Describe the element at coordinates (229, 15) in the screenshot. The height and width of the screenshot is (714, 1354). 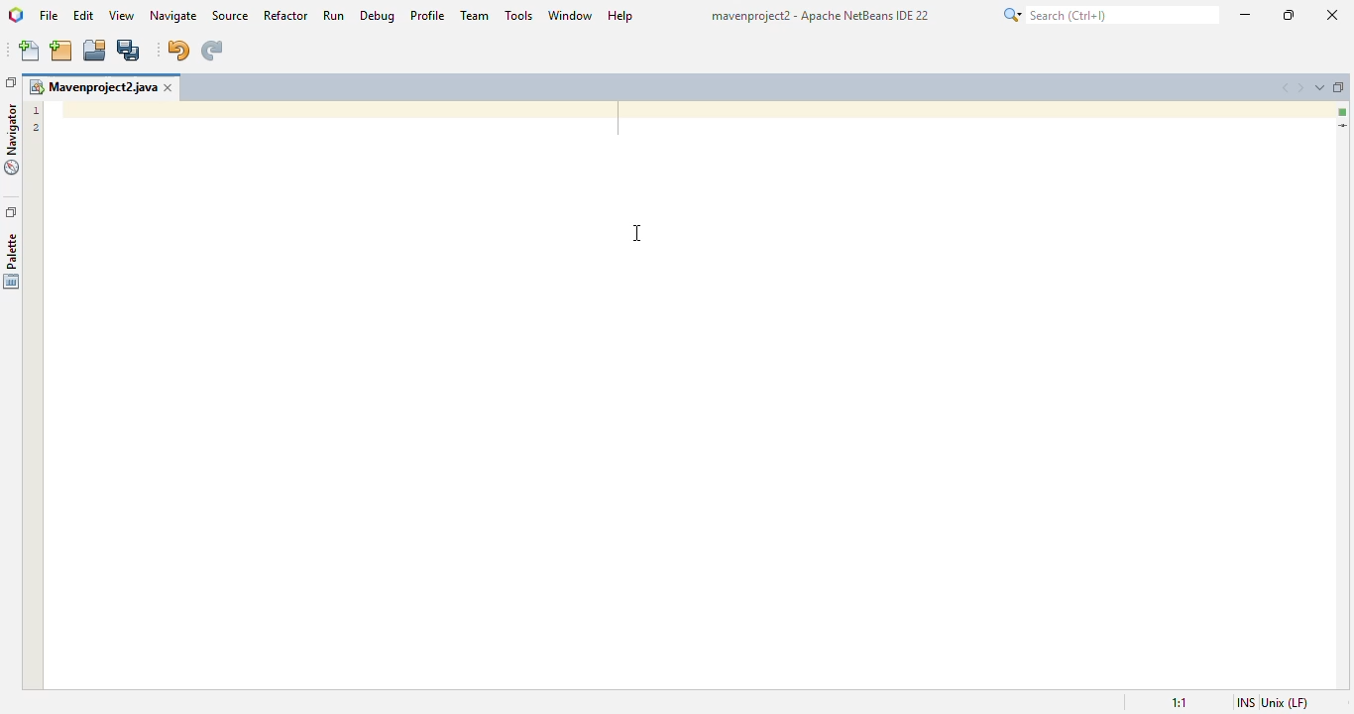
I see `source` at that location.